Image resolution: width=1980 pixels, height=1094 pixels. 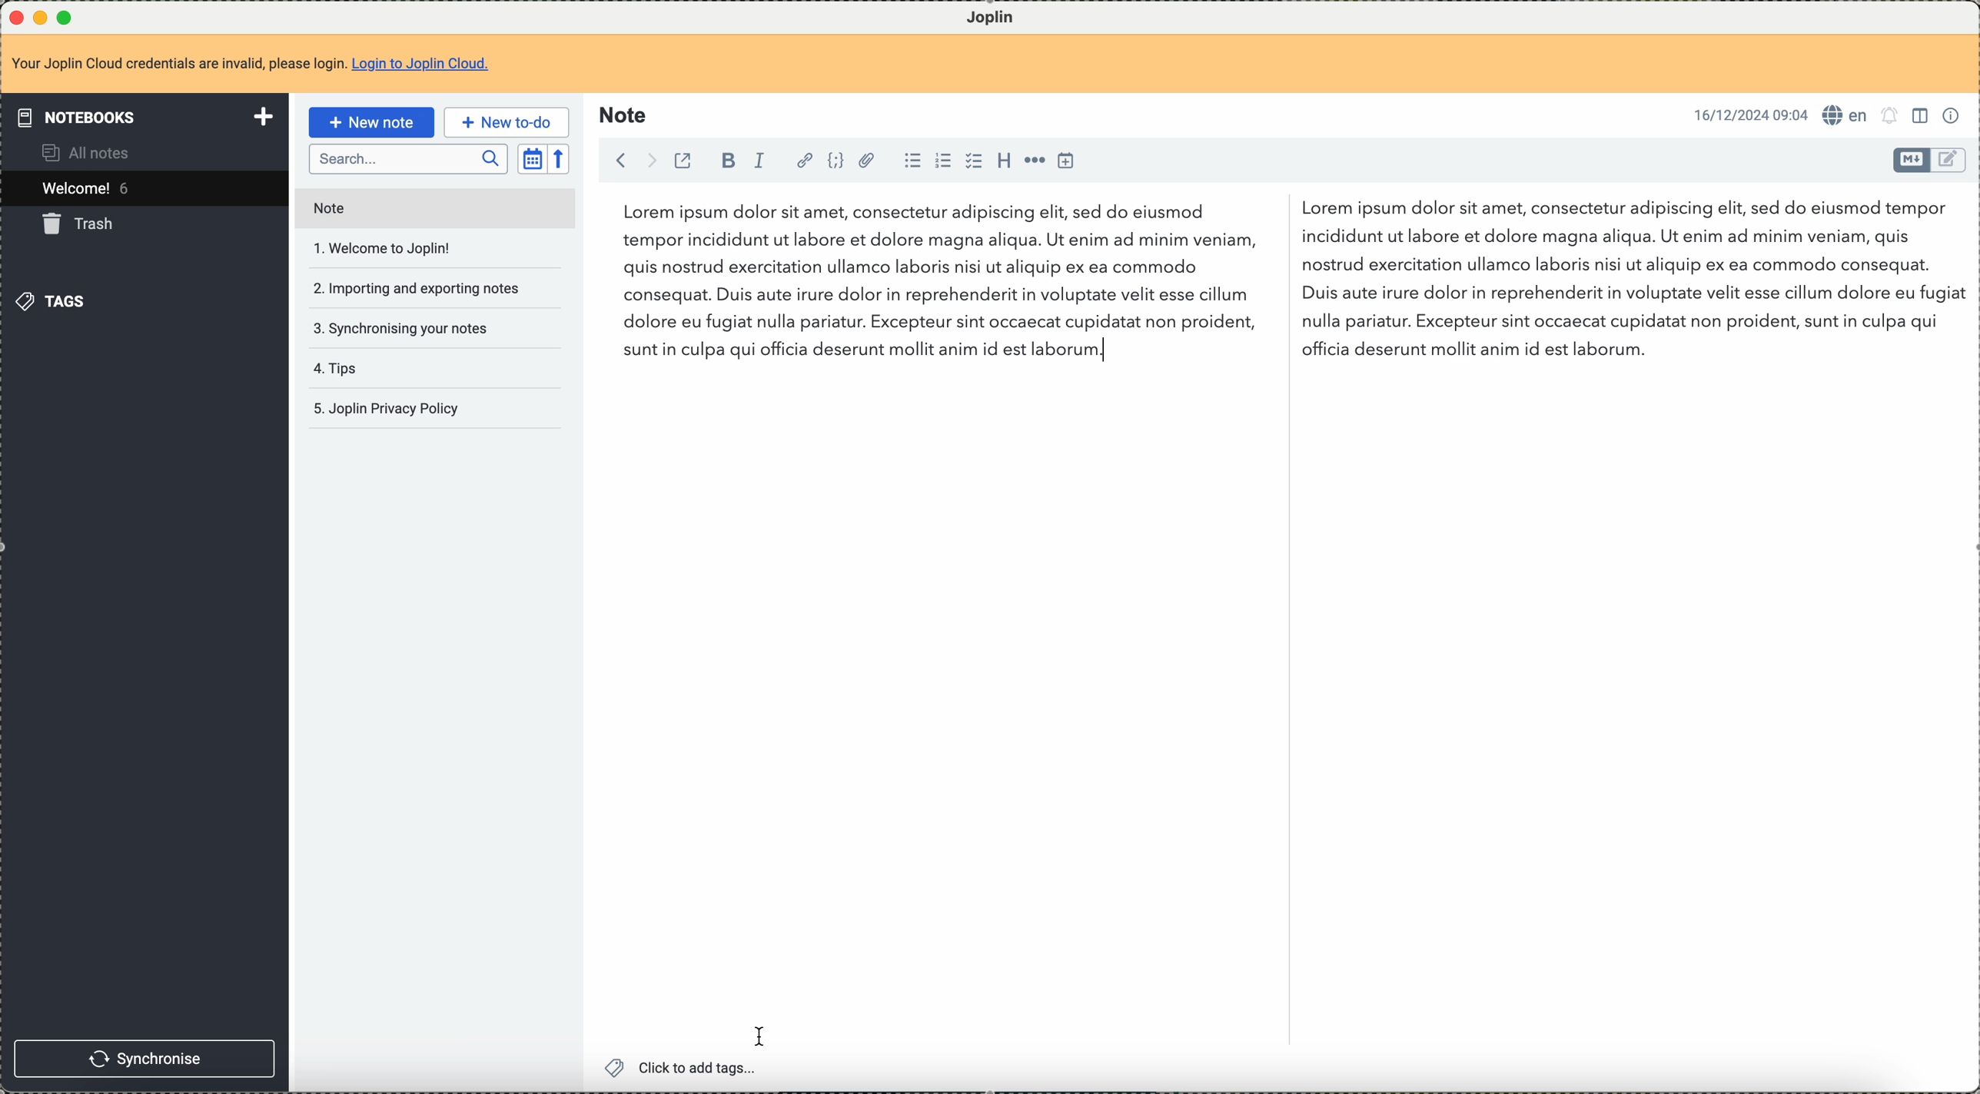 I want to click on reverse sort order, so click(x=560, y=158).